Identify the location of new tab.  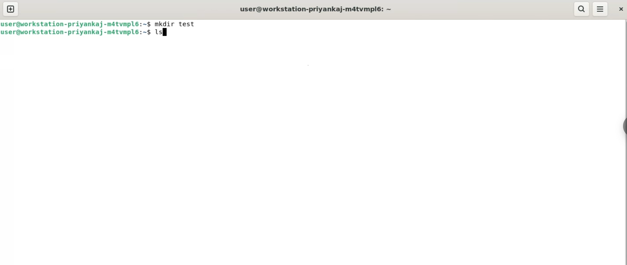
(11, 10).